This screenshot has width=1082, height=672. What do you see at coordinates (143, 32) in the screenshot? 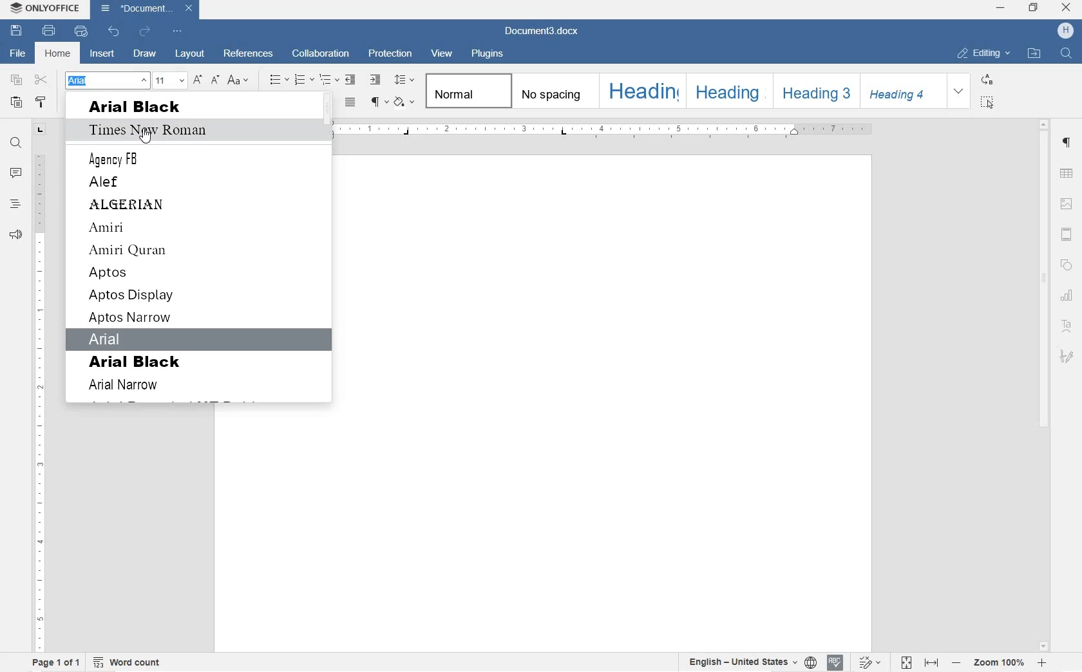
I see `REDO` at bounding box center [143, 32].